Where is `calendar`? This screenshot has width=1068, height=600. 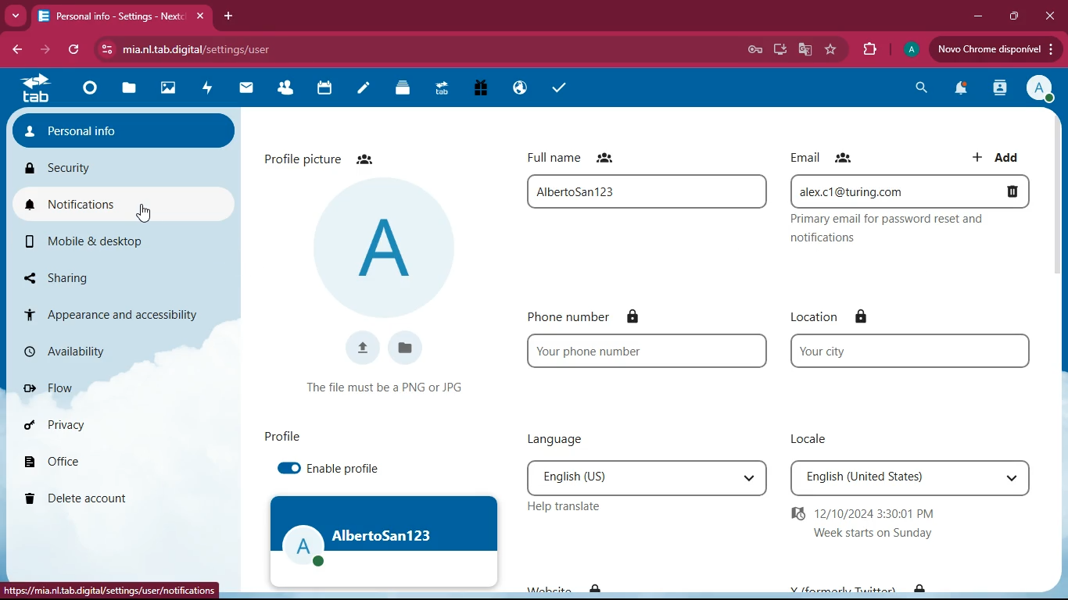
calendar is located at coordinates (326, 90).